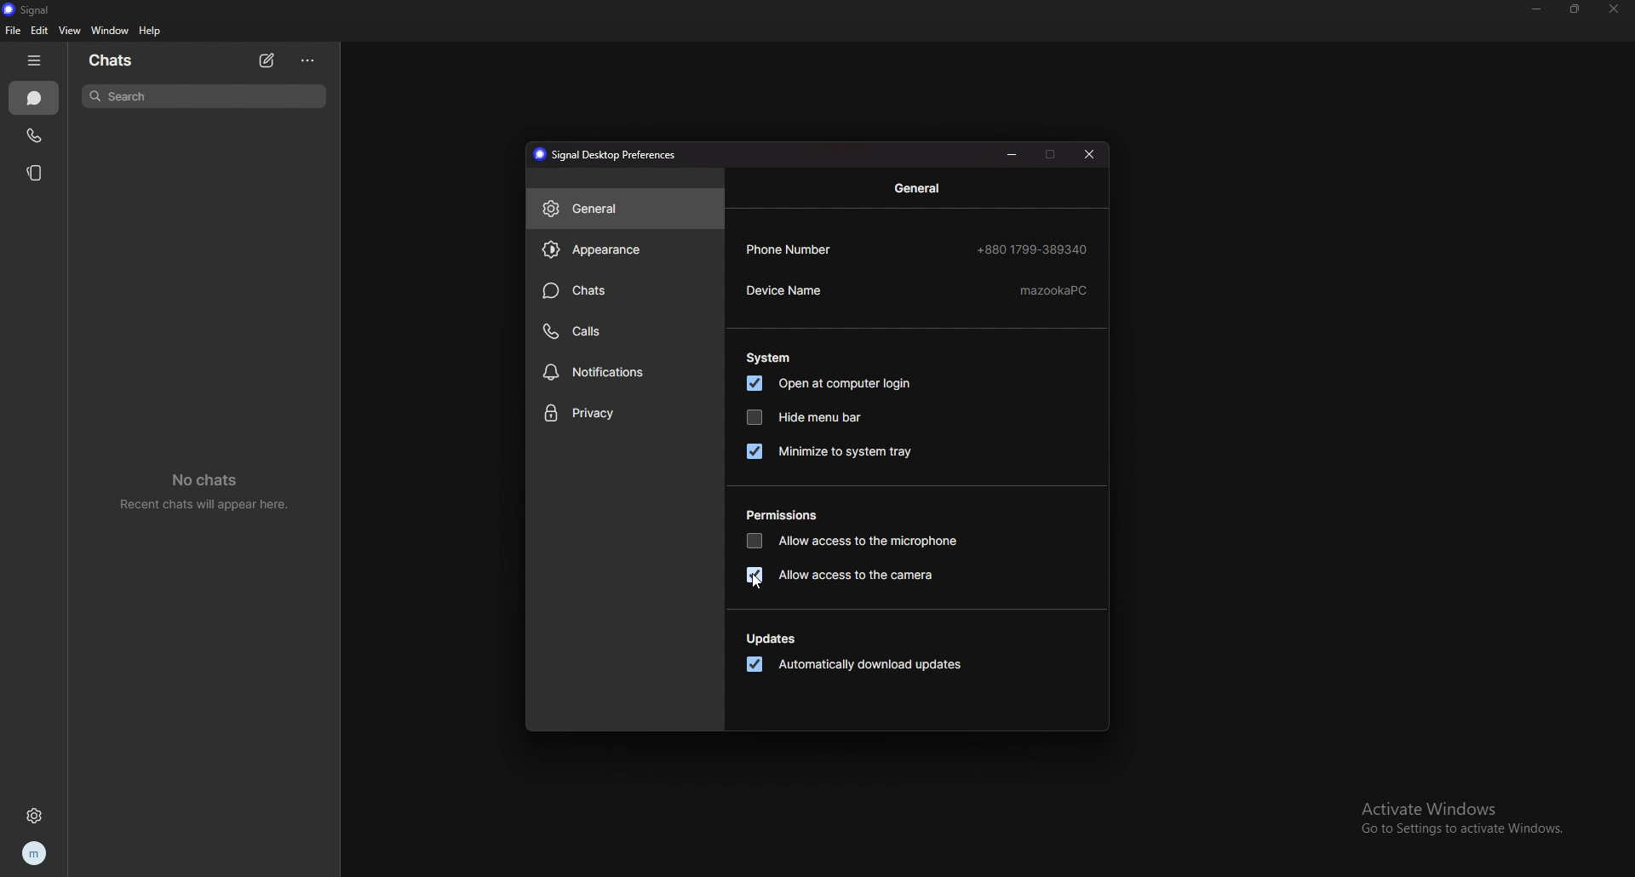 This screenshot has height=877, width=1635. What do you see at coordinates (921, 188) in the screenshot?
I see `general` at bounding box center [921, 188].